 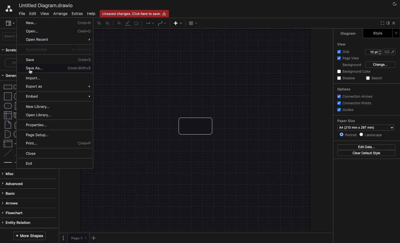 What do you see at coordinates (58, 31) in the screenshot?
I see `Open` at bounding box center [58, 31].